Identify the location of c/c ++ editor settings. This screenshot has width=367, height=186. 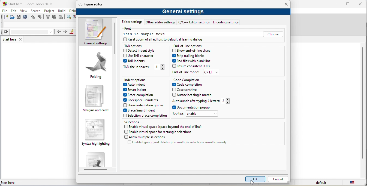
(194, 22).